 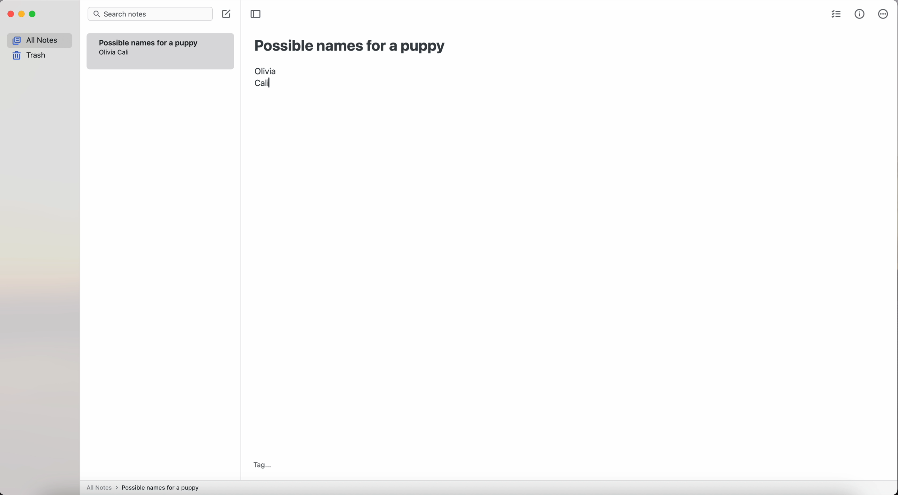 What do you see at coordinates (266, 70) in the screenshot?
I see `Olivia` at bounding box center [266, 70].